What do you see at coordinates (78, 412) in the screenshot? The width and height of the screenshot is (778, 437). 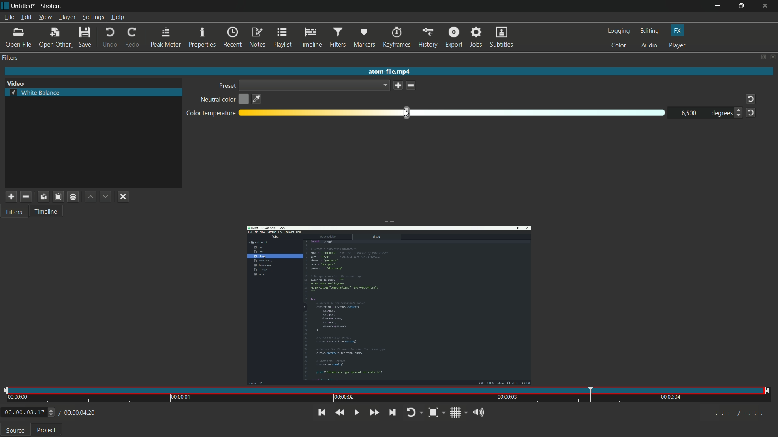 I see ` / 00:00:04:20 (total time)` at bounding box center [78, 412].